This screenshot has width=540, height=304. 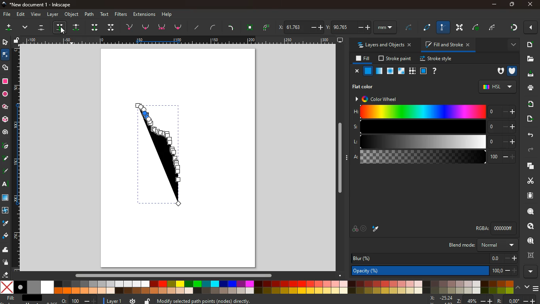 I want to click on texture, so click(x=412, y=71).